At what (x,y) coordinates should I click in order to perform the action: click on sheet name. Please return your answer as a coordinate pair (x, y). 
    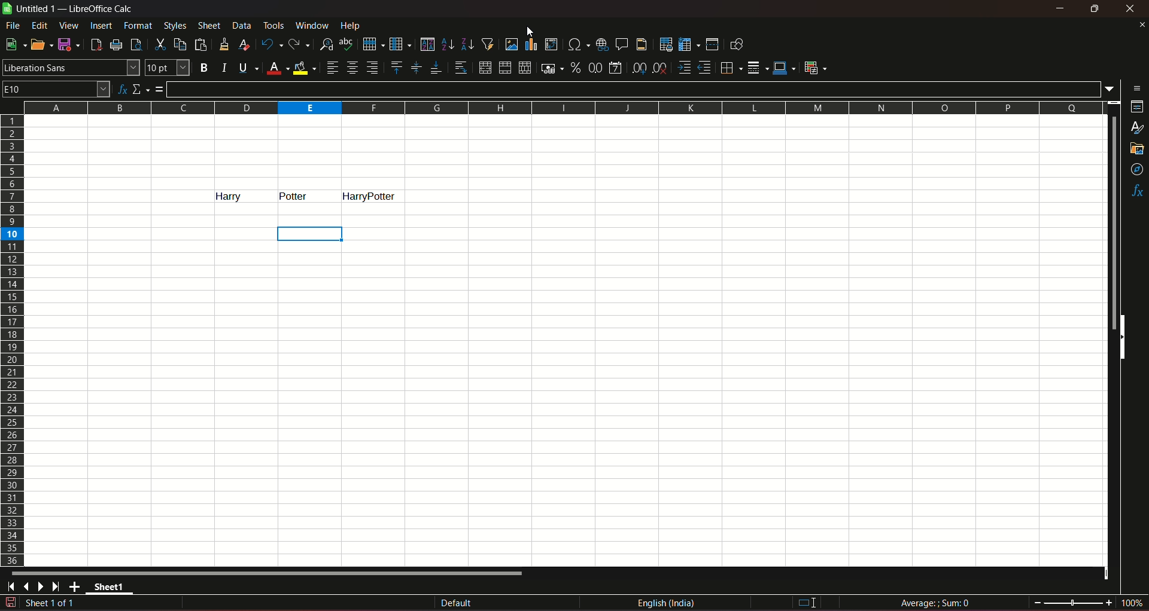
    Looking at the image, I should click on (34, 10).